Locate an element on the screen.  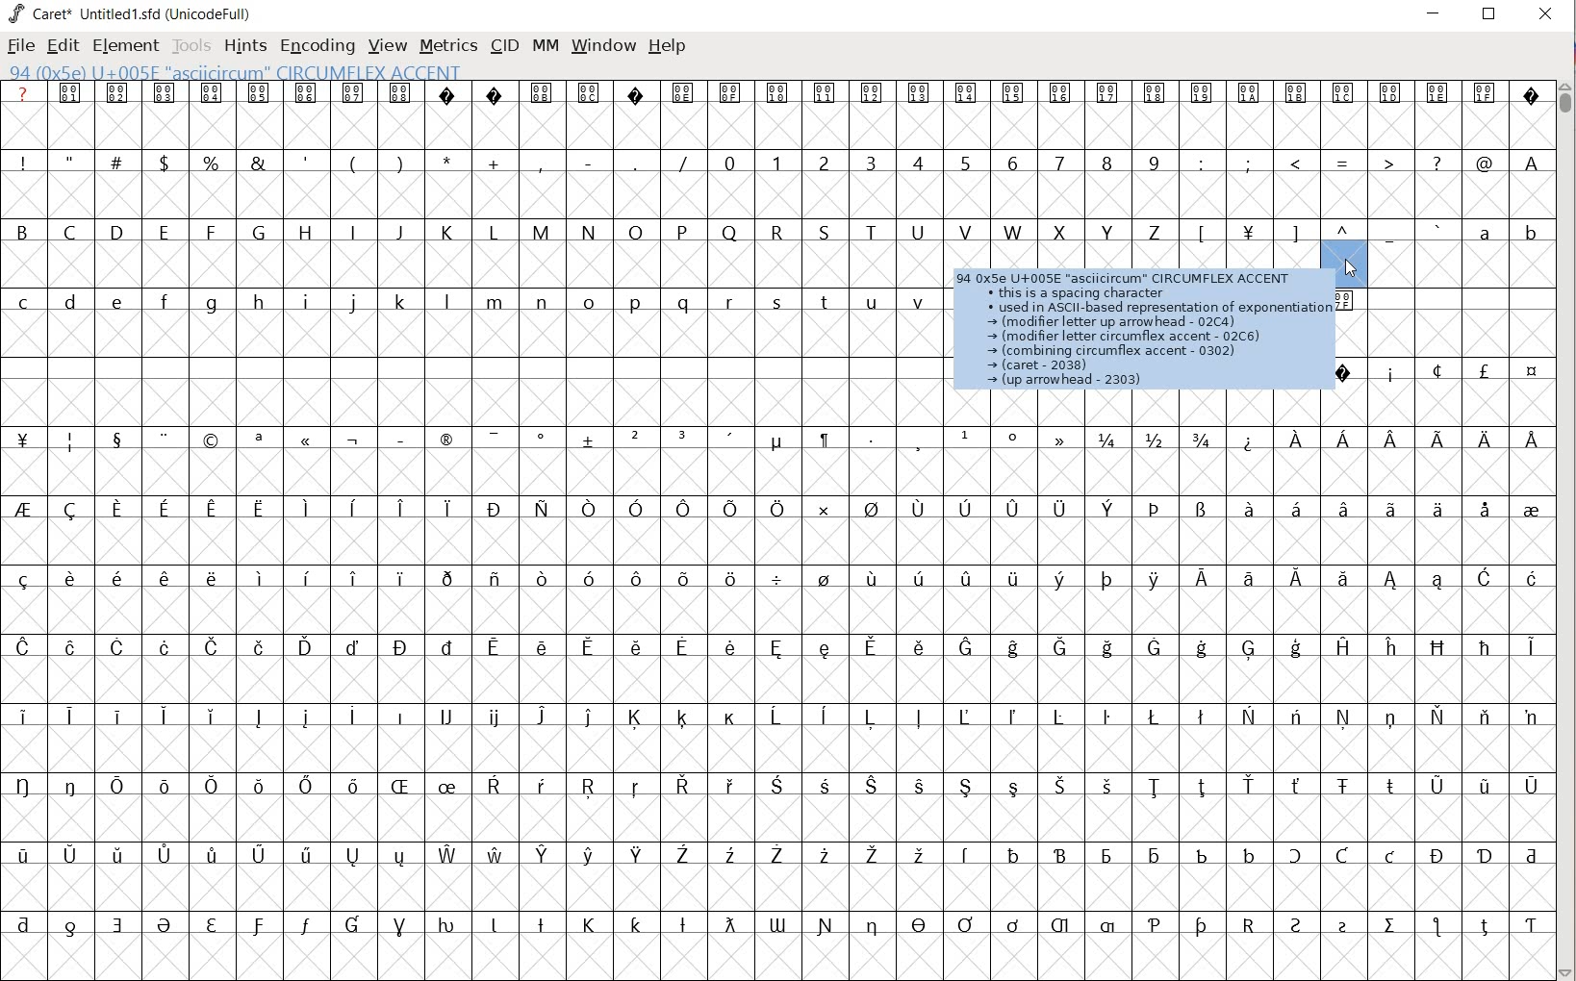
ELEMENT is located at coordinates (123, 45).